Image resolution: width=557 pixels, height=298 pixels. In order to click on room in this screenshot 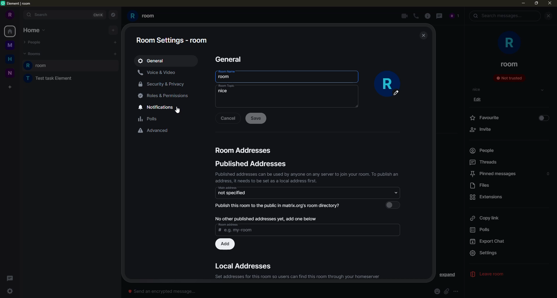, I will do `click(509, 64)`.